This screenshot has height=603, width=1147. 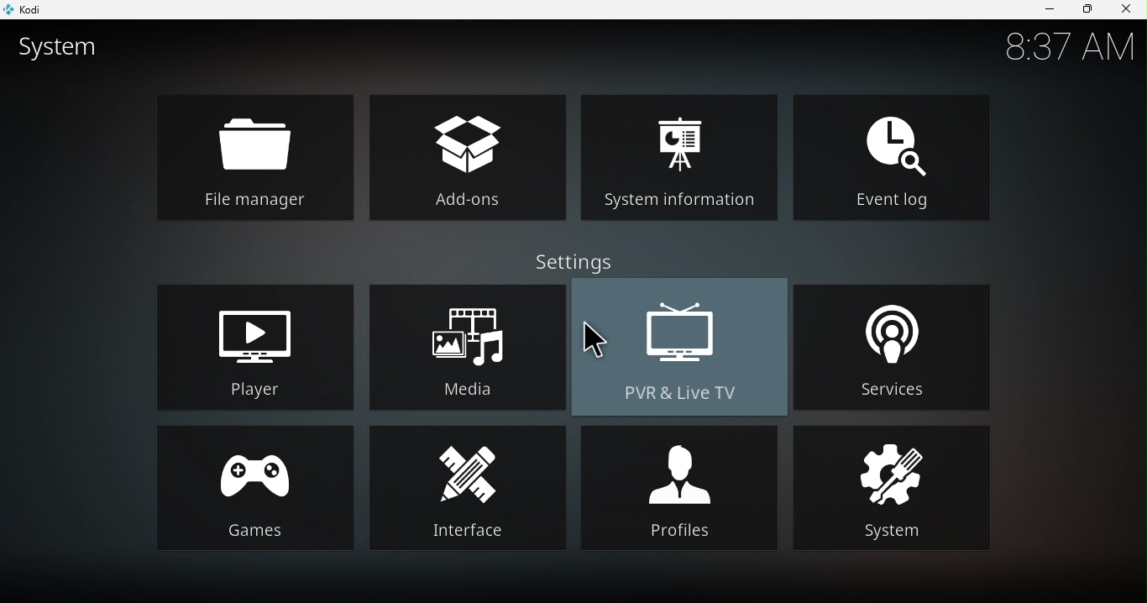 What do you see at coordinates (896, 345) in the screenshot?
I see `Services` at bounding box center [896, 345].